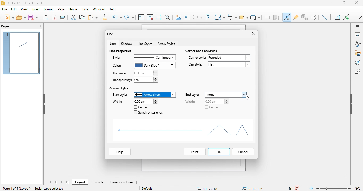  What do you see at coordinates (142, 107) in the screenshot?
I see `center` at bounding box center [142, 107].